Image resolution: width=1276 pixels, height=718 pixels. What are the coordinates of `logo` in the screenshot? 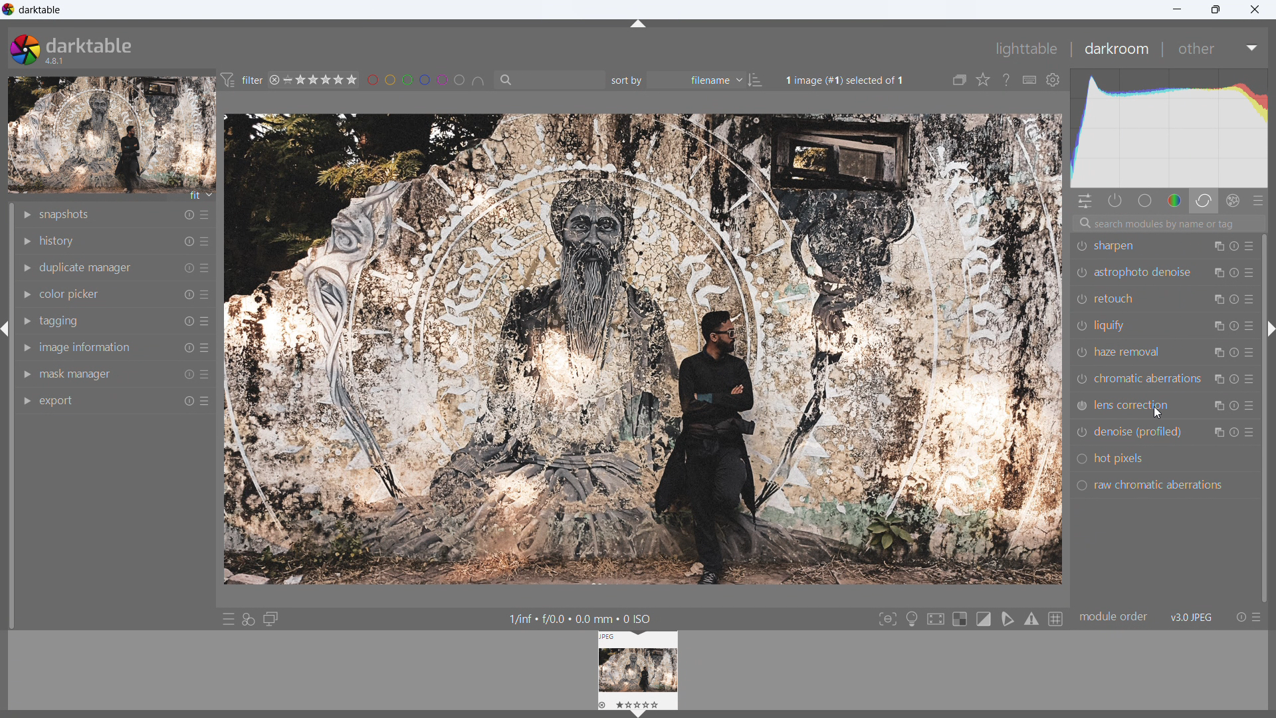 It's located at (9, 9).